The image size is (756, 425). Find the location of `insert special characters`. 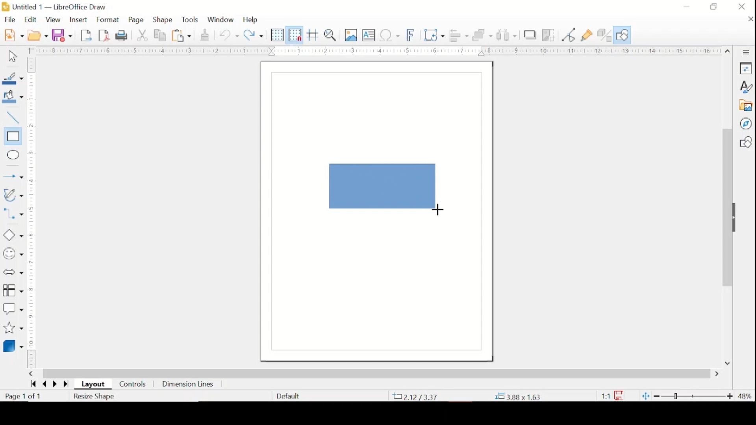

insert special characters is located at coordinates (390, 35).